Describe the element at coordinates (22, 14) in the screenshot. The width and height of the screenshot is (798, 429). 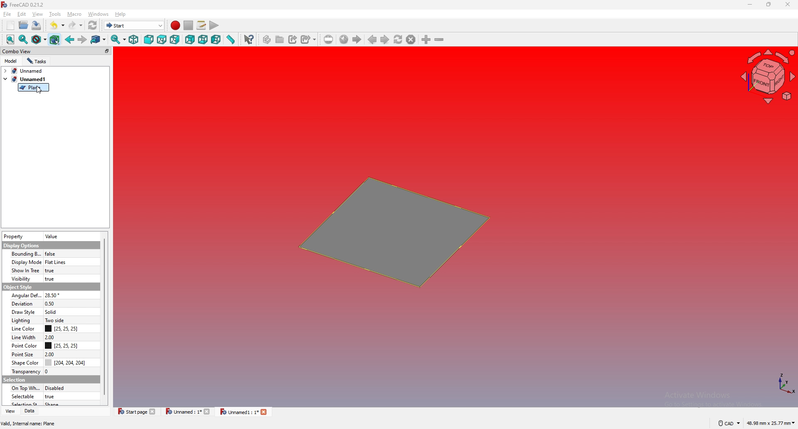
I see `edit` at that location.